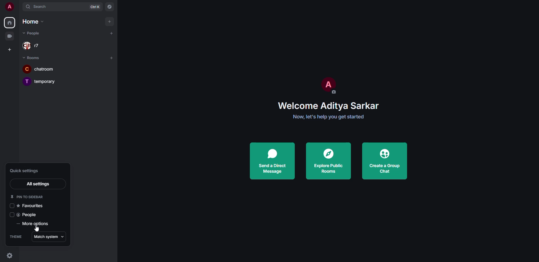  Describe the element at coordinates (36, 46) in the screenshot. I see `people` at that location.